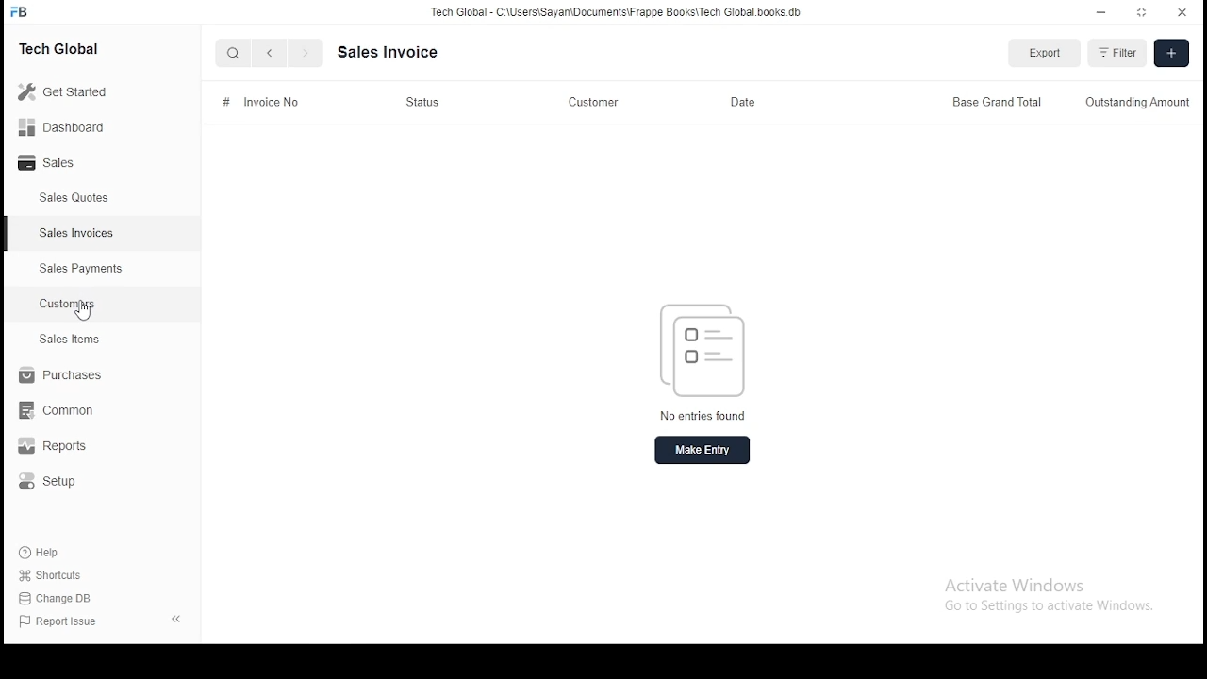 The width and height of the screenshot is (1207, 679). What do you see at coordinates (61, 621) in the screenshot?
I see `Report issue` at bounding box center [61, 621].